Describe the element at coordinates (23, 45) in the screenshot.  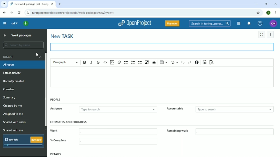
I see `search by name` at that location.